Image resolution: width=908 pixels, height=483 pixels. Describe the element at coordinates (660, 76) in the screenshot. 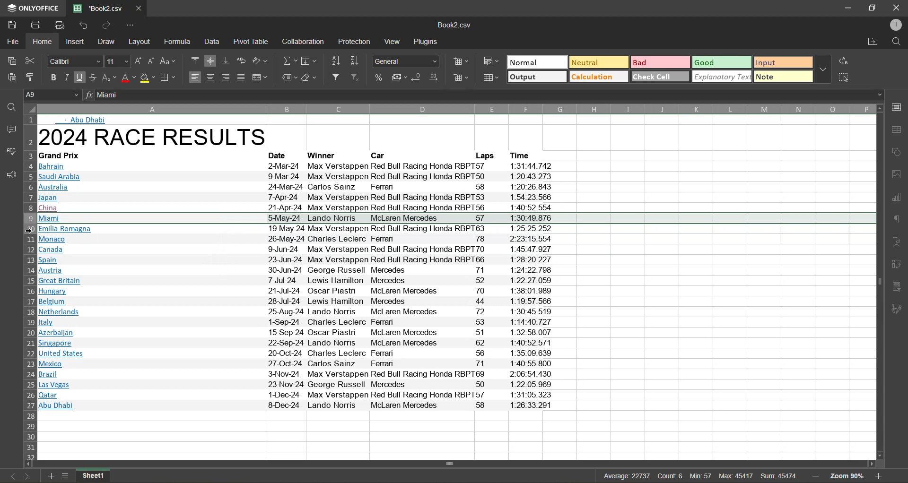

I see `check cell` at that location.